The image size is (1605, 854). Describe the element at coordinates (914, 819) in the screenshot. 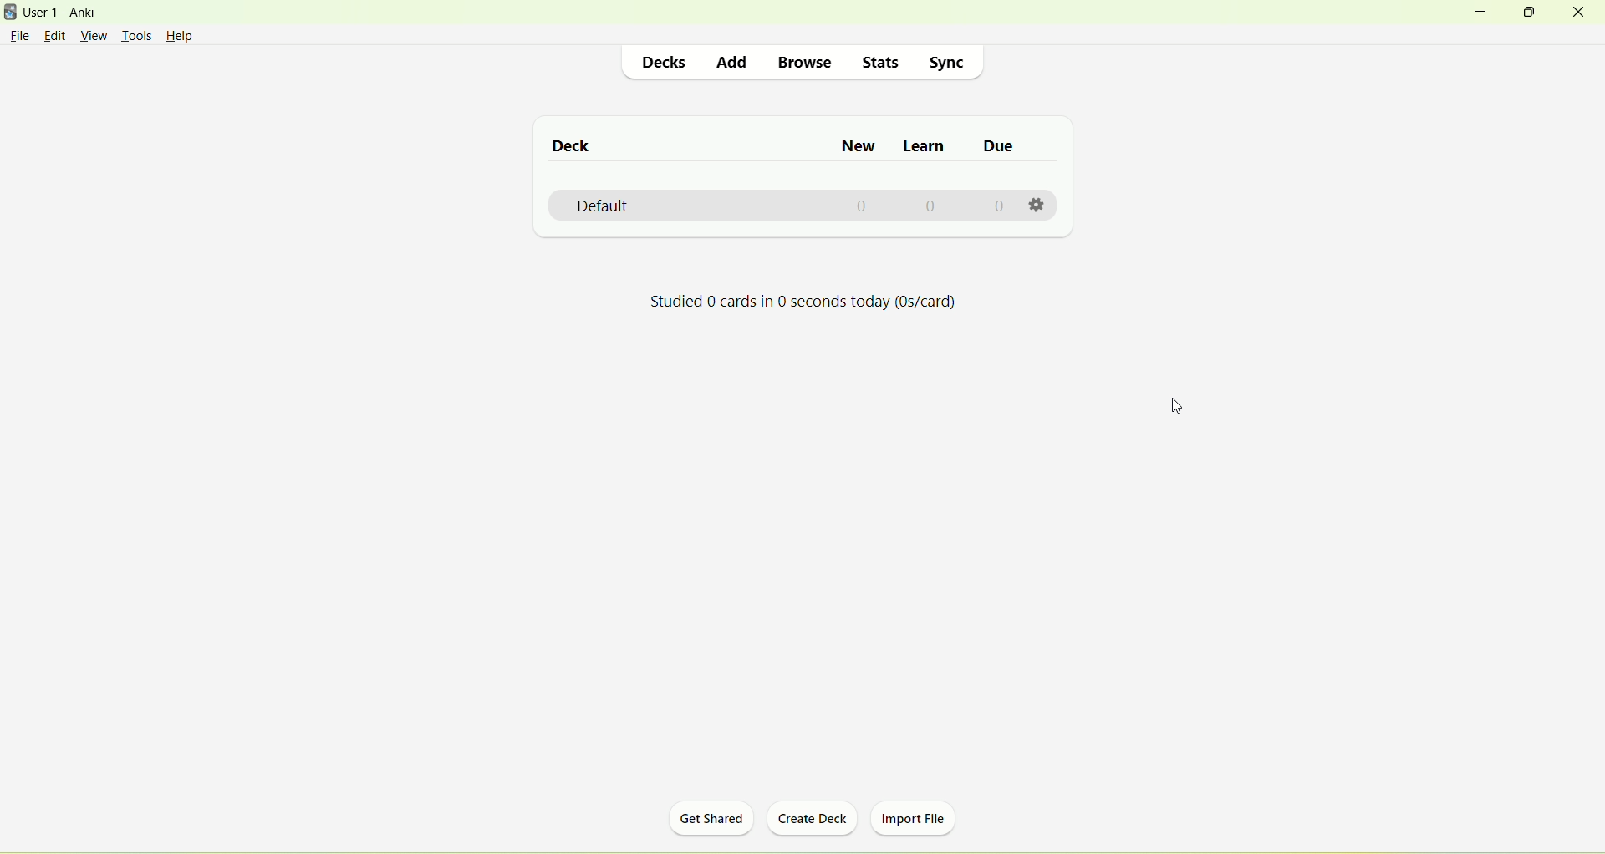

I see `import file` at that location.